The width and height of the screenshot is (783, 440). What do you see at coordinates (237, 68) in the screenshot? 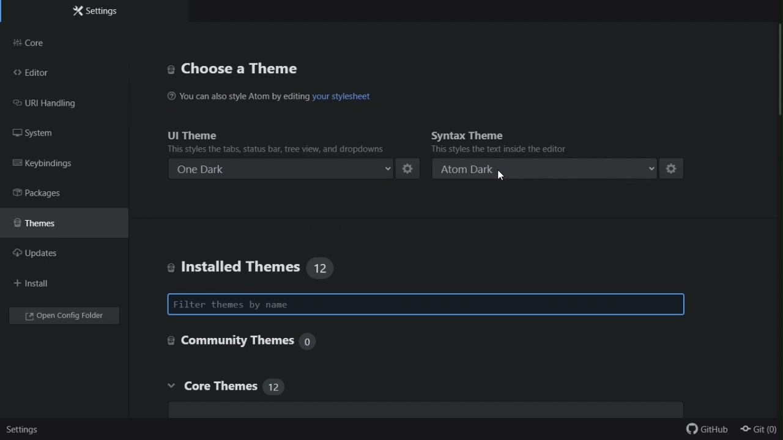
I see `Choose a thing` at bounding box center [237, 68].